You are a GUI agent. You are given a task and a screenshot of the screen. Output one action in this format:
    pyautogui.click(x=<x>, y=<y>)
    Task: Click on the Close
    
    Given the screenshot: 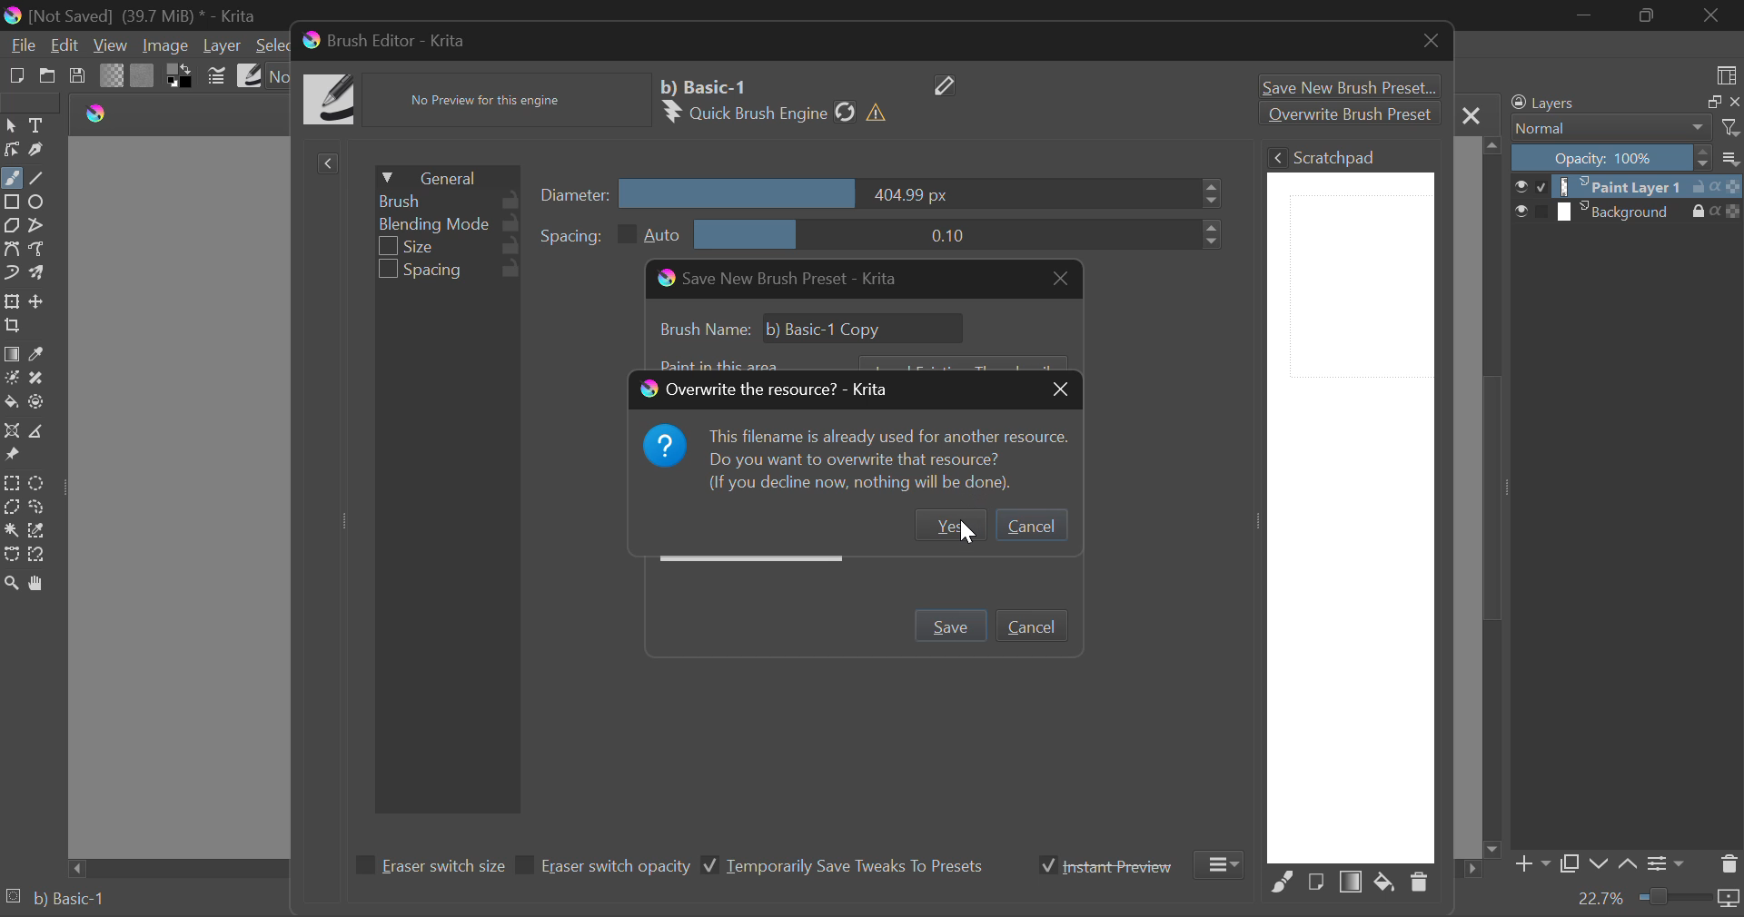 What is the action you would take?
    pyautogui.click(x=1712, y=15)
    